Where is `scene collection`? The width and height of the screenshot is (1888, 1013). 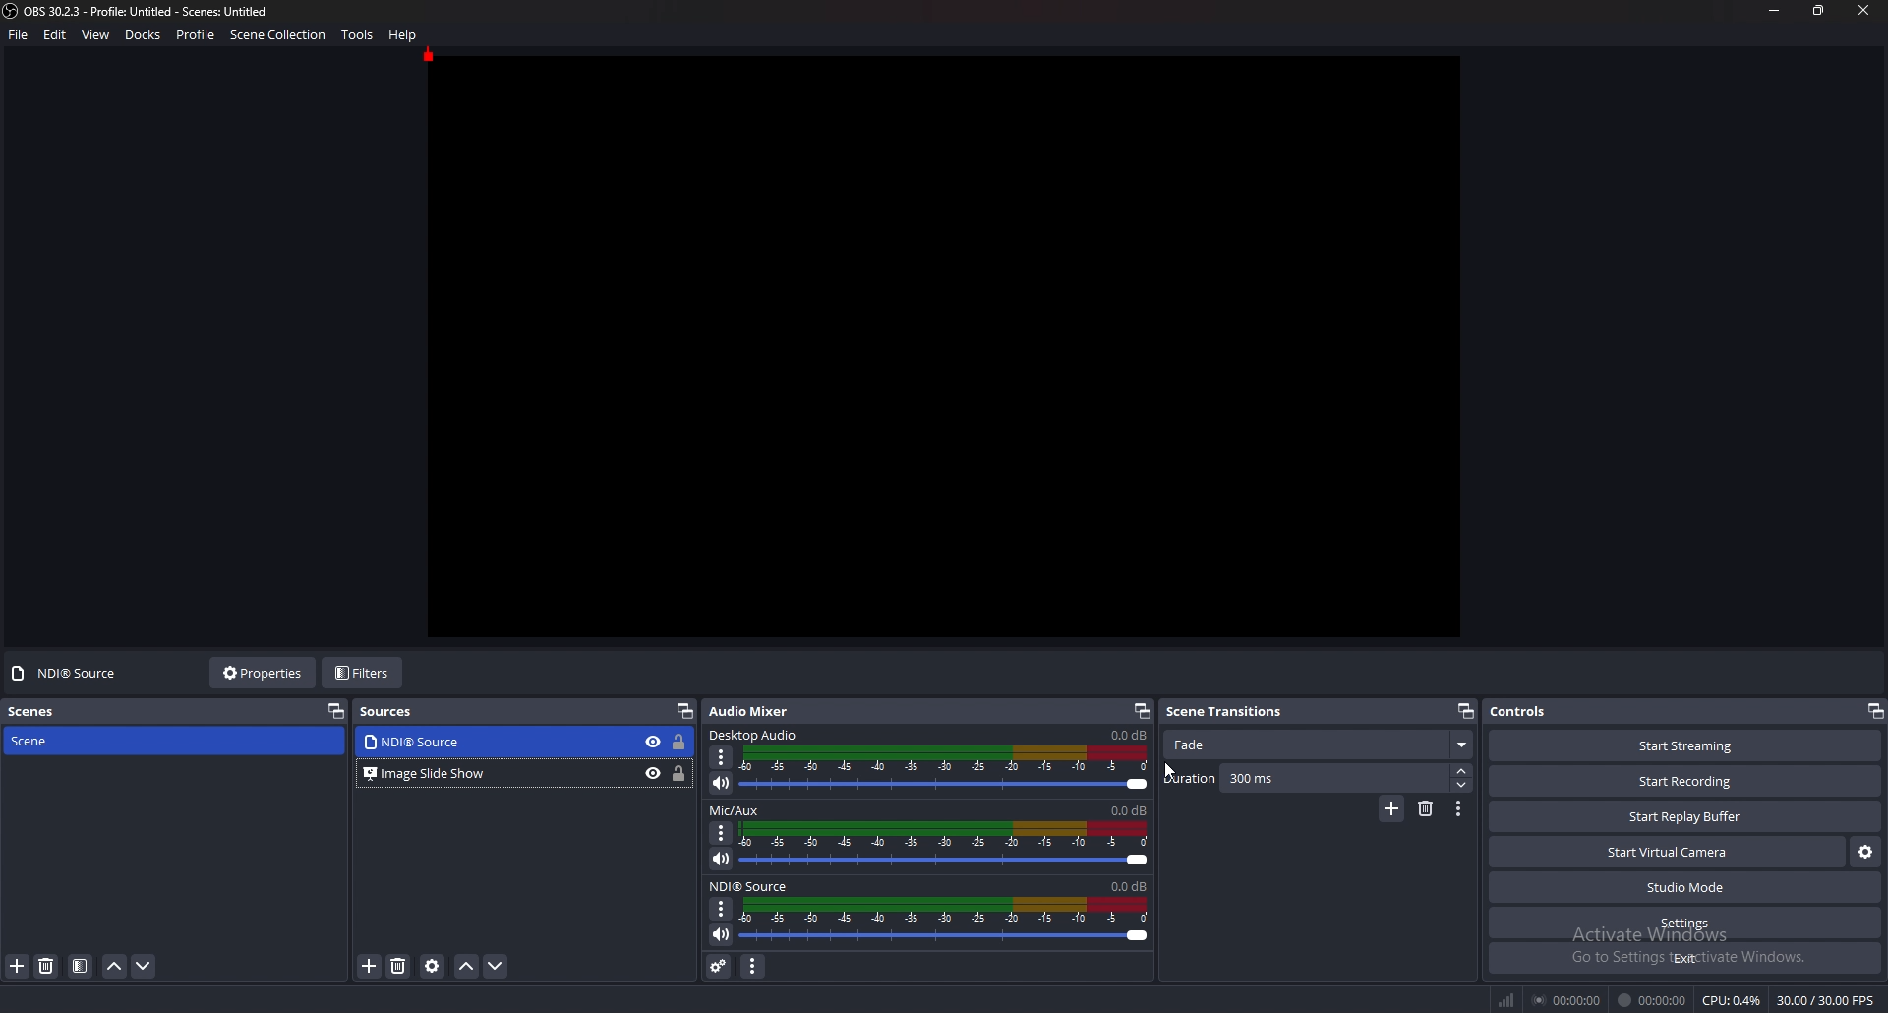 scene collection is located at coordinates (279, 33).